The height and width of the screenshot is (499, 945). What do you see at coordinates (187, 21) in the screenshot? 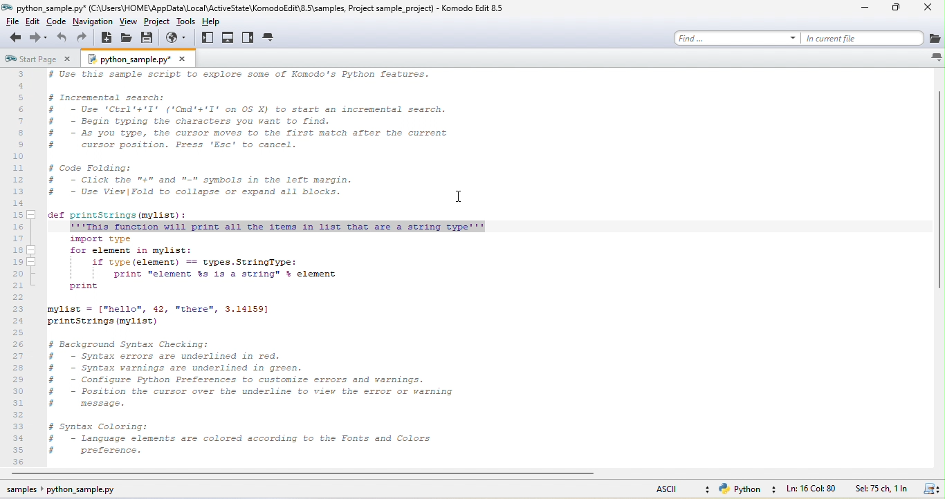
I see `tools` at bounding box center [187, 21].